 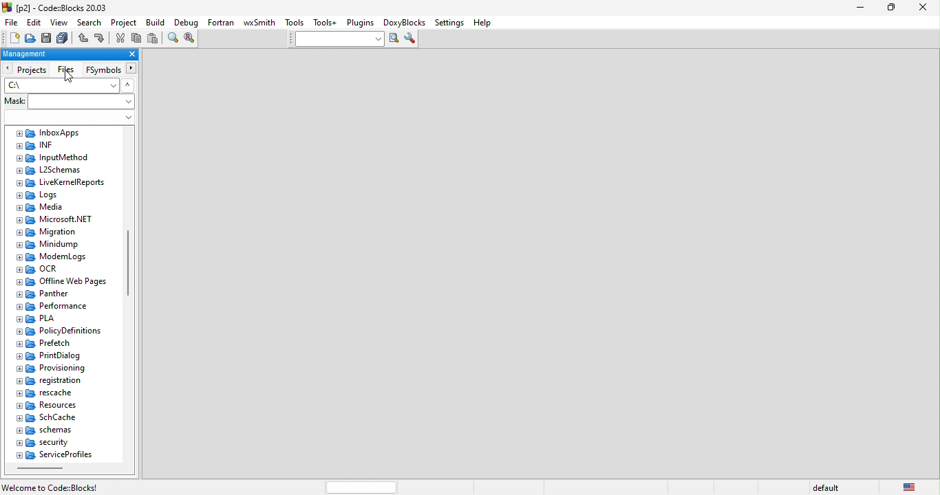 What do you see at coordinates (56, 305) in the screenshot?
I see `performance` at bounding box center [56, 305].